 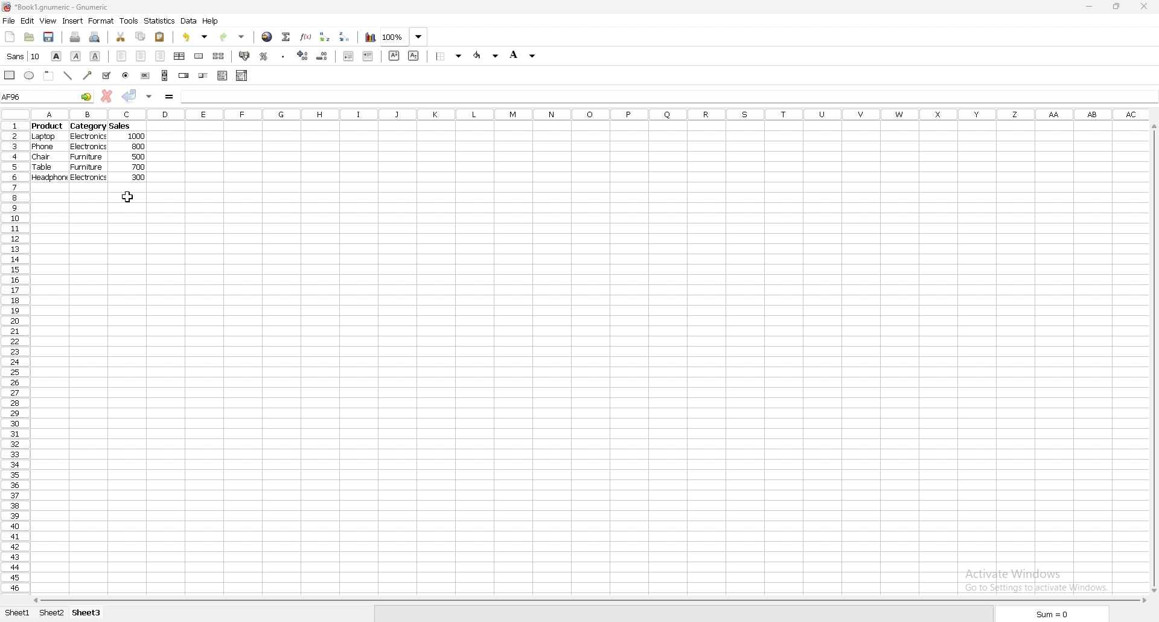 I want to click on insert, so click(x=73, y=21).